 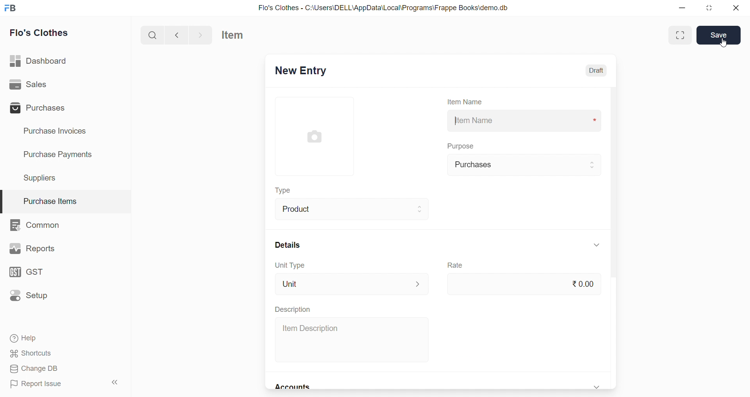 What do you see at coordinates (289, 265) in the screenshot?
I see `Unit Type` at bounding box center [289, 265].